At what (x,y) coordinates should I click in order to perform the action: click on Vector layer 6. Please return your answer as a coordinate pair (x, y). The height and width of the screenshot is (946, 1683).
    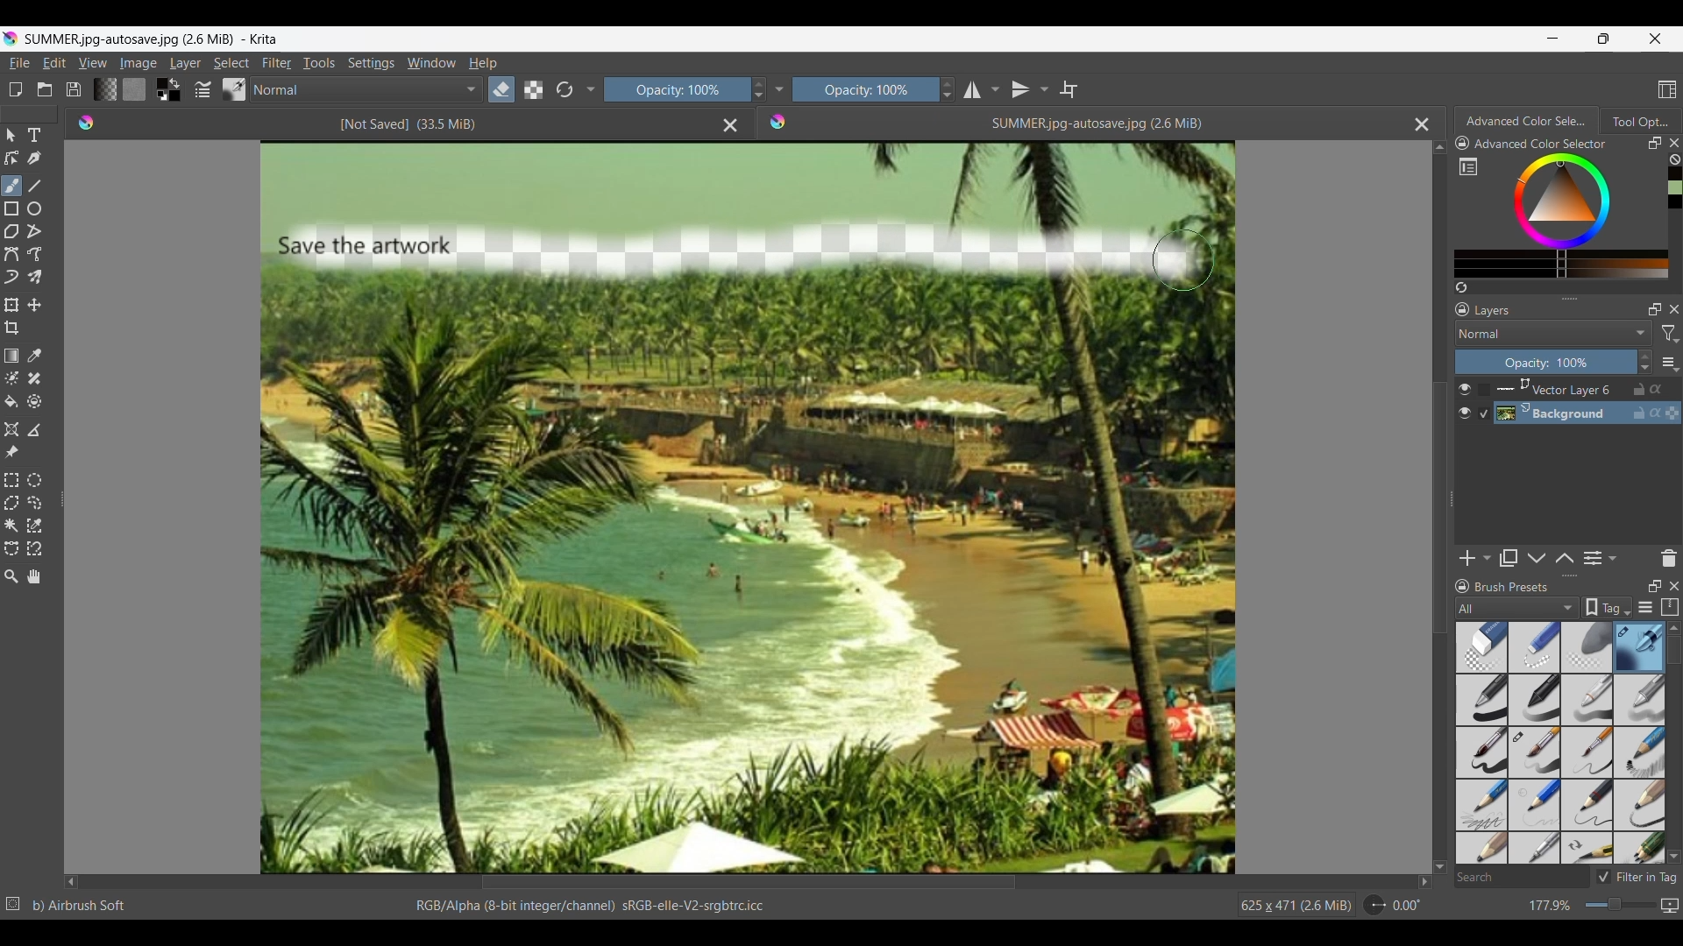
    Looking at the image, I should click on (1588, 390).